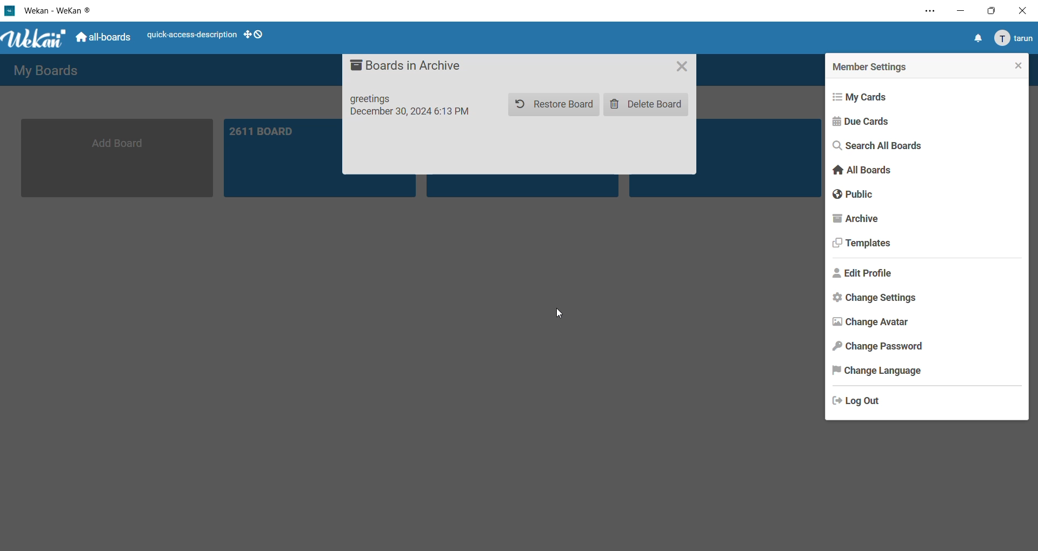 This screenshot has height=551, width=1038. Describe the element at coordinates (856, 195) in the screenshot. I see `public` at that location.